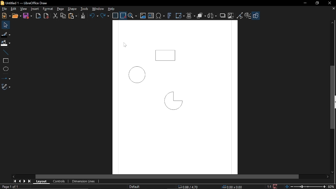 Image resolution: width=336 pixels, height=189 pixels. I want to click on Restore down, so click(317, 3).